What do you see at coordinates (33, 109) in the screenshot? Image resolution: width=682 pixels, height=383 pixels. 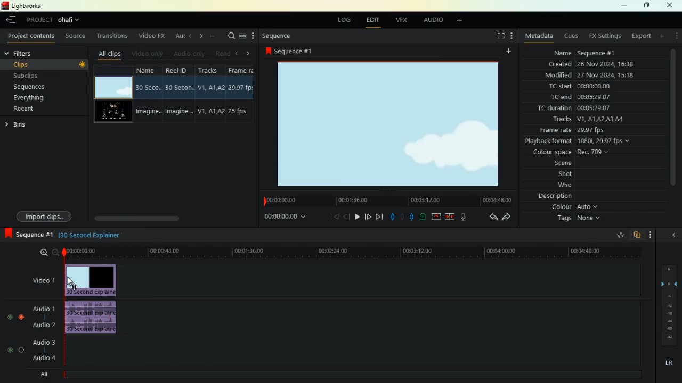 I see `recent` at bounding box center [33, 109].